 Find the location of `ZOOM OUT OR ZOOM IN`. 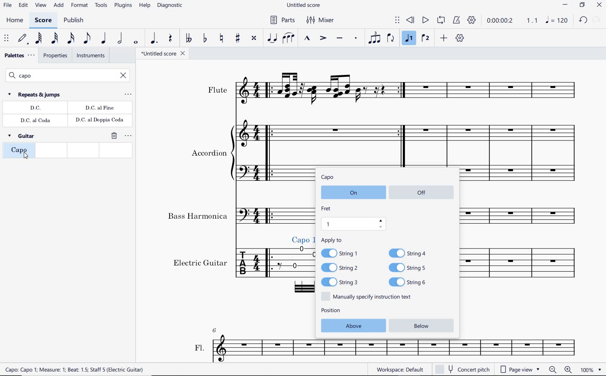

ZOOM OUT OR ZOOM IN is located at coordinates (560, 369).